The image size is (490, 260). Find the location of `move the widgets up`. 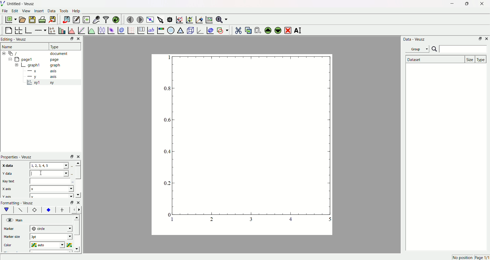

move the widgets up is located at coordinates (268, 30).